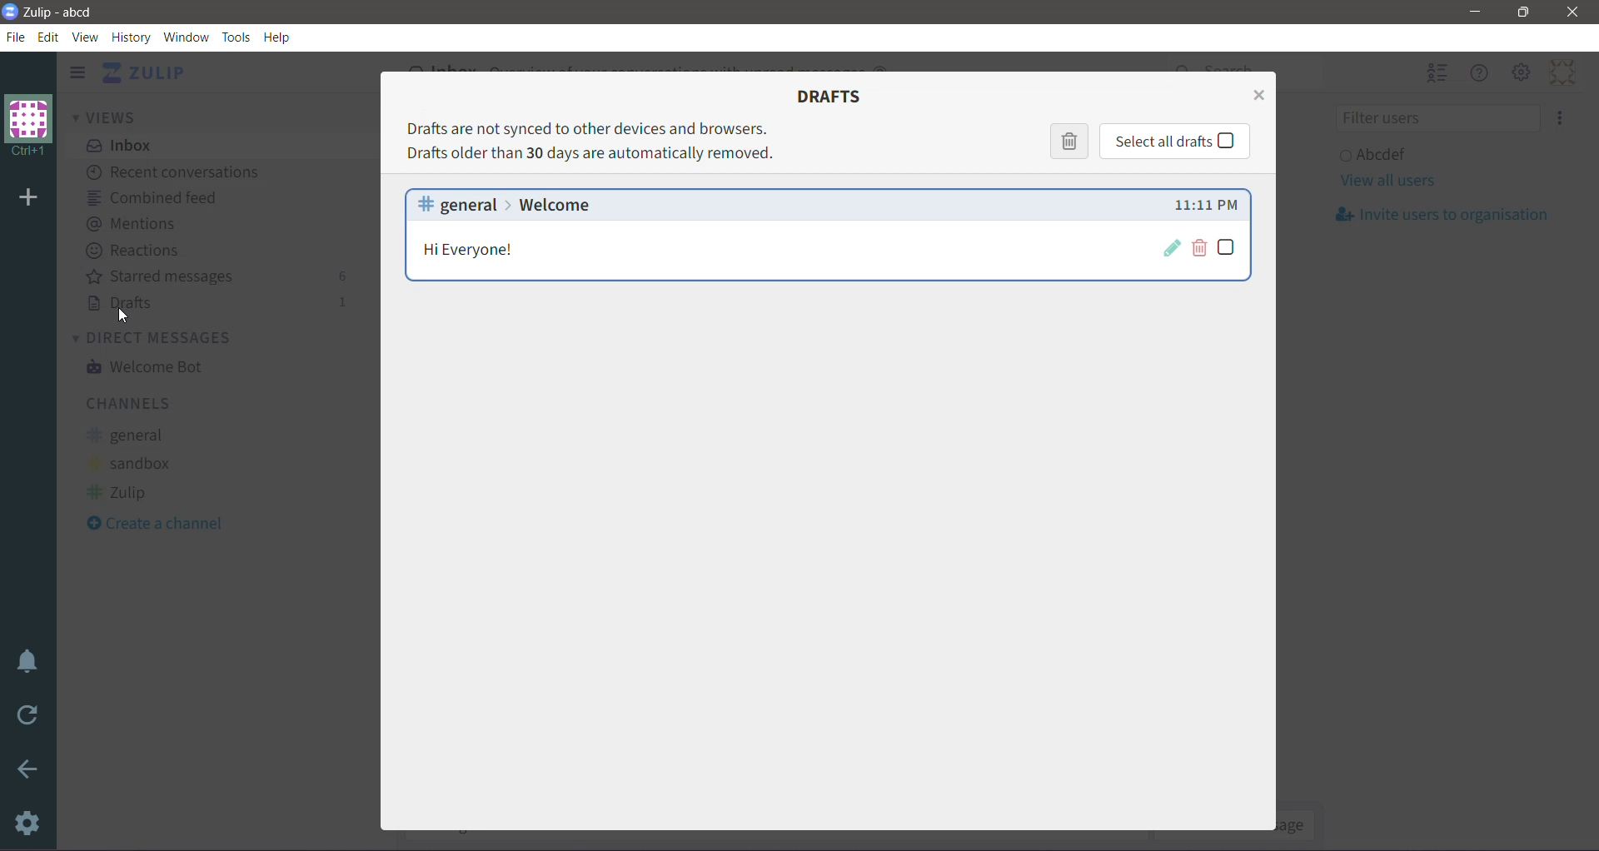 Image resolution: width=1599 pixels, height=851 pixels. What do you see at coordinates (28, 126) in the screenshot?
I see `Organization Name` at bounding box center [28, 126].